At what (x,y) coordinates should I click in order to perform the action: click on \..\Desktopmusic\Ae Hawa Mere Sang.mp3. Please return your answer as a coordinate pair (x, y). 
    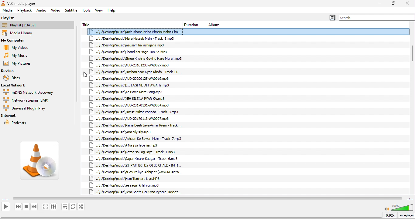
    Looking at the image, I should click on (128, 92).